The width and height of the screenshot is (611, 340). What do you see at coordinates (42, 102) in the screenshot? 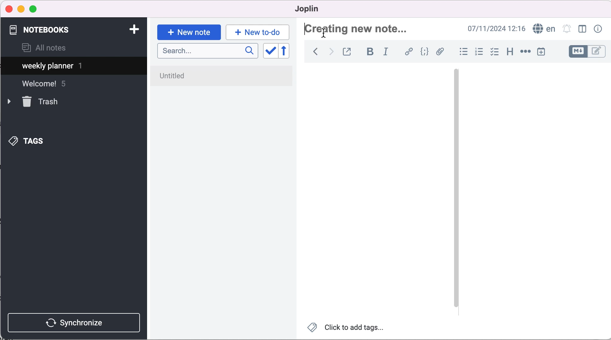
I see `trash` at bounding box center [42, 102].